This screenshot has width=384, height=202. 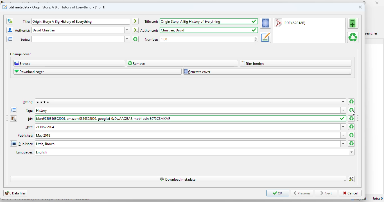 I want to click on rating: 4 stars, so click(x=187, y=102).